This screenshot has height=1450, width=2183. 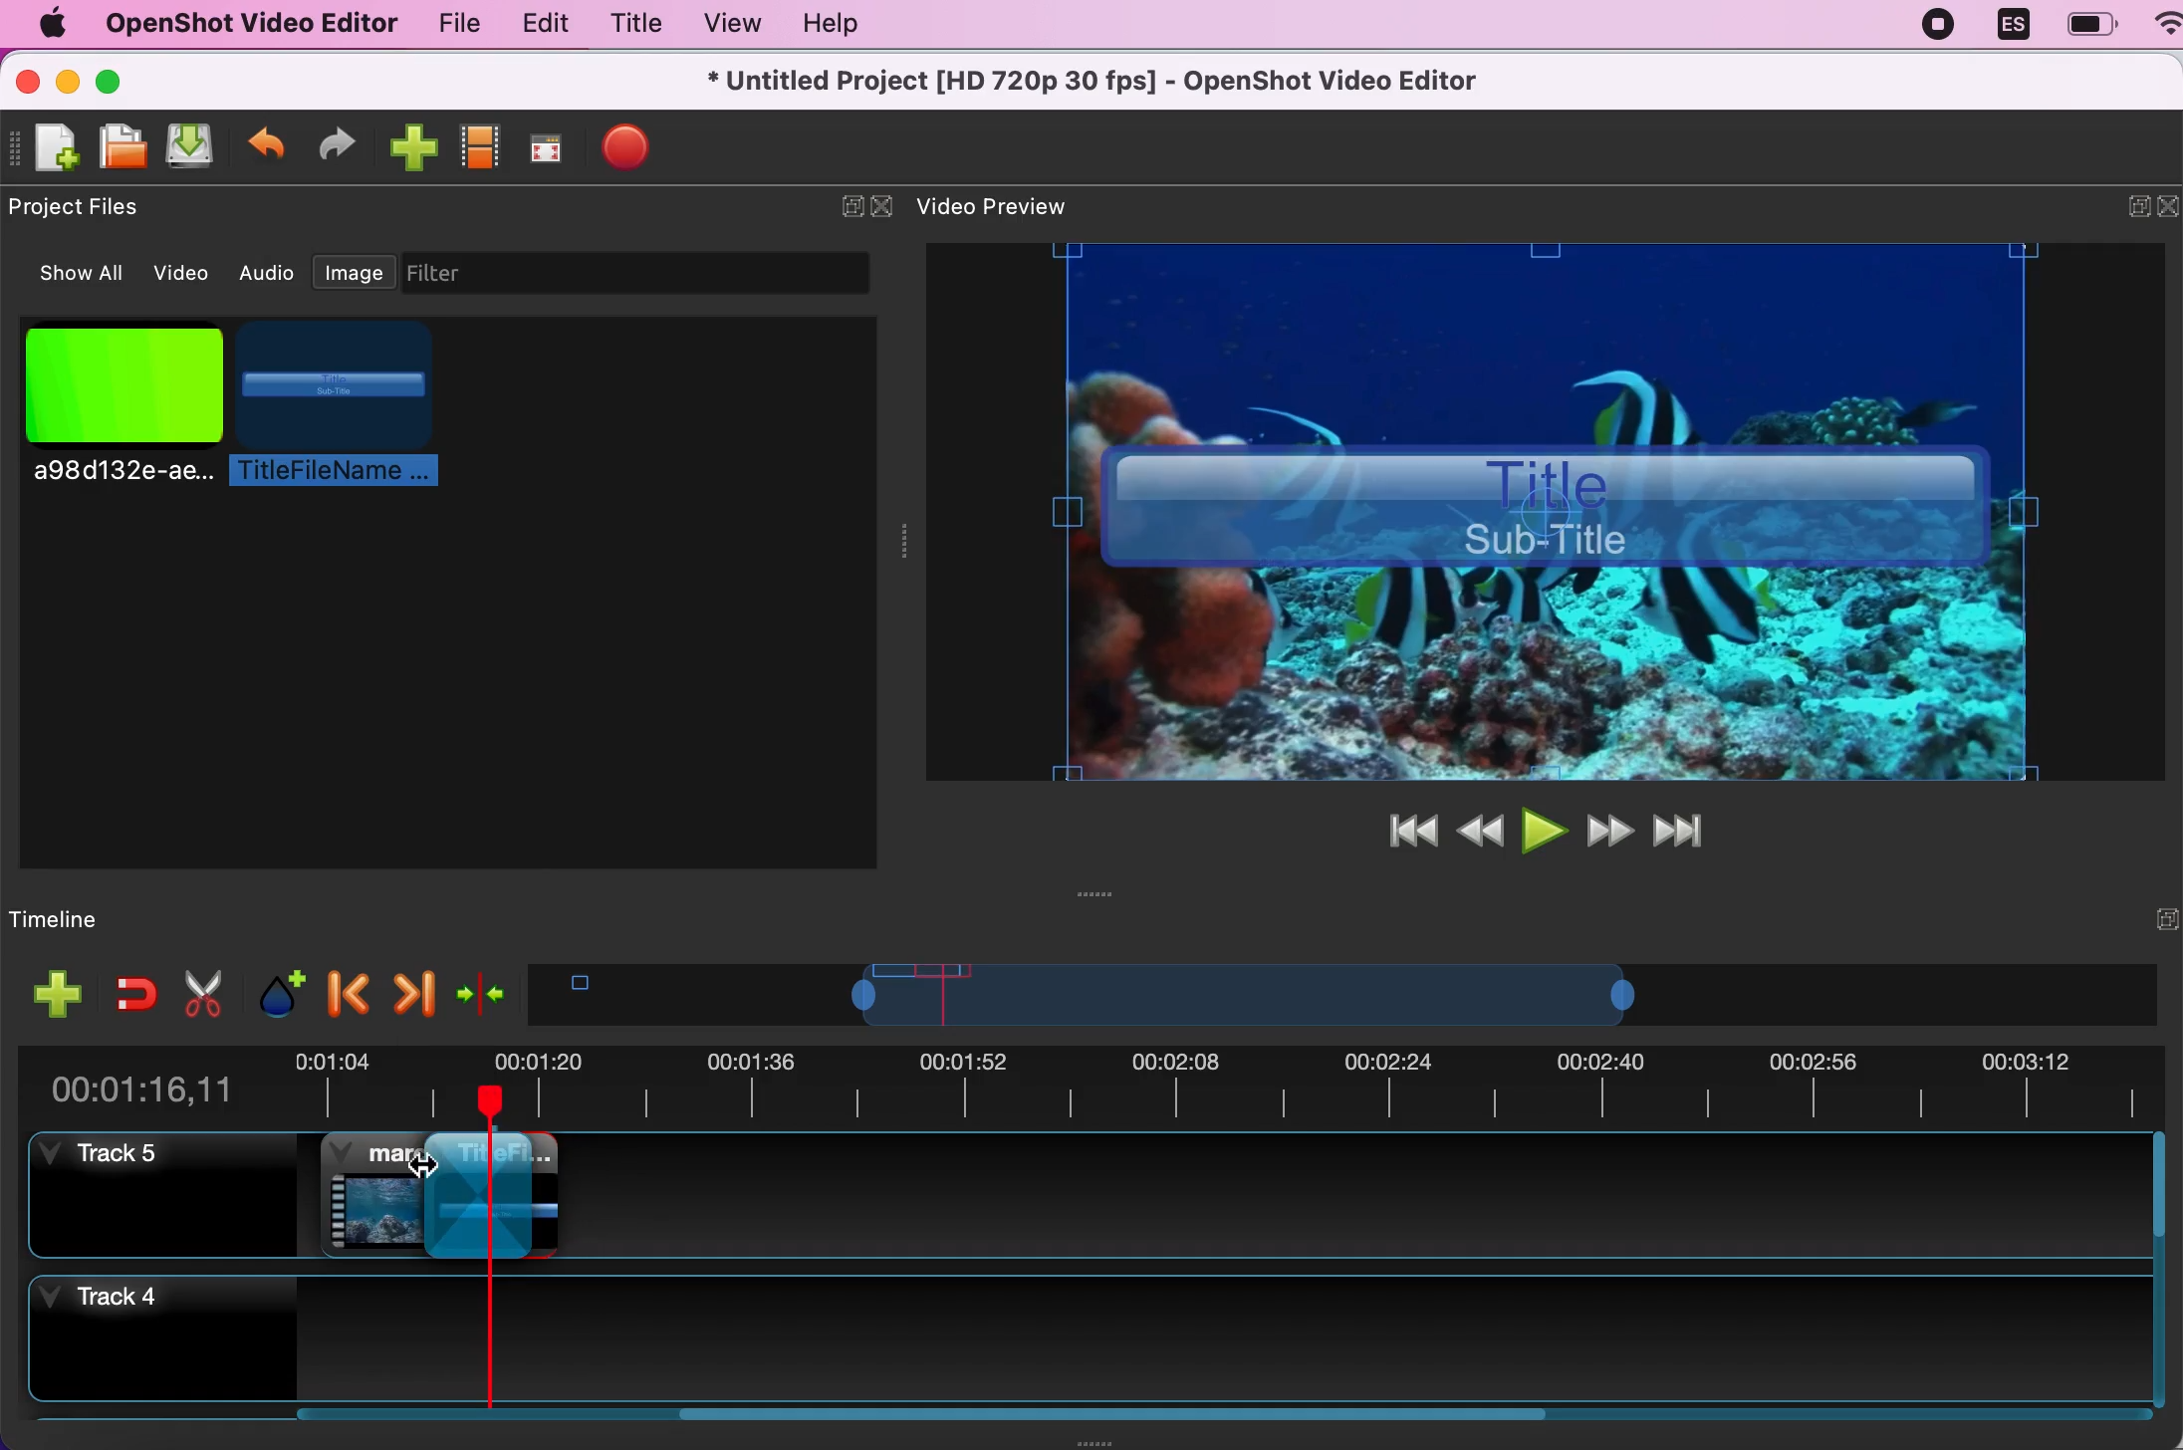 I want to click on timeline, so click(x=108, y=918).